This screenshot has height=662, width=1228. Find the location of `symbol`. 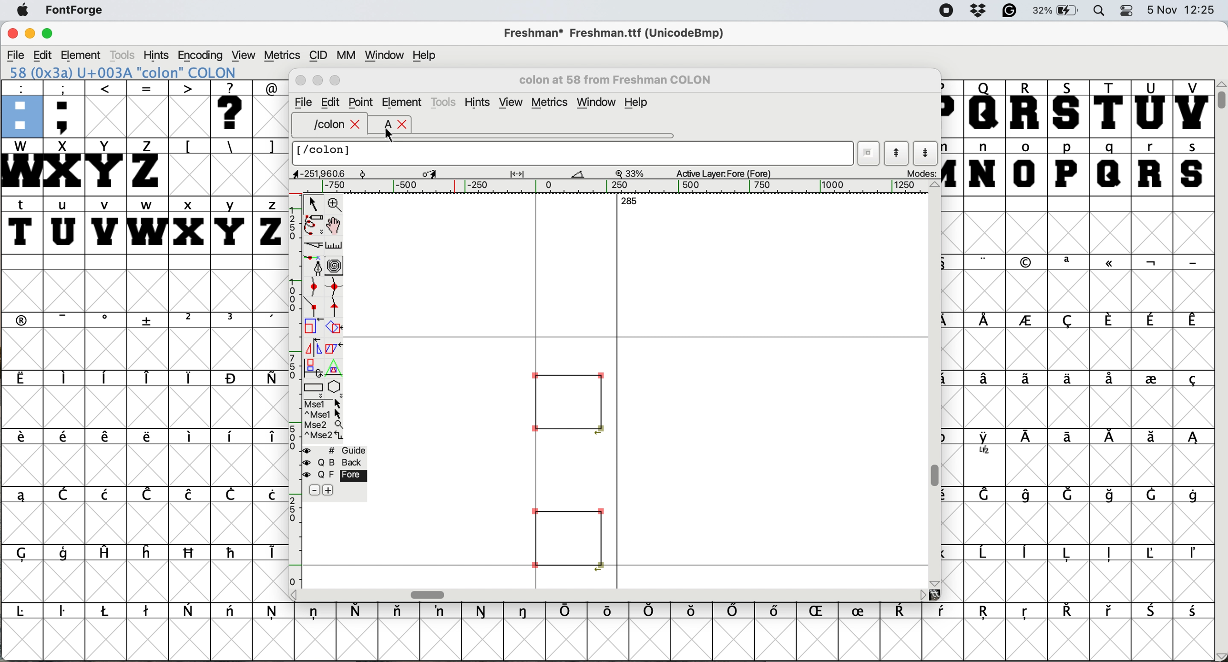

symbol is located at coordinates (1193, 321).